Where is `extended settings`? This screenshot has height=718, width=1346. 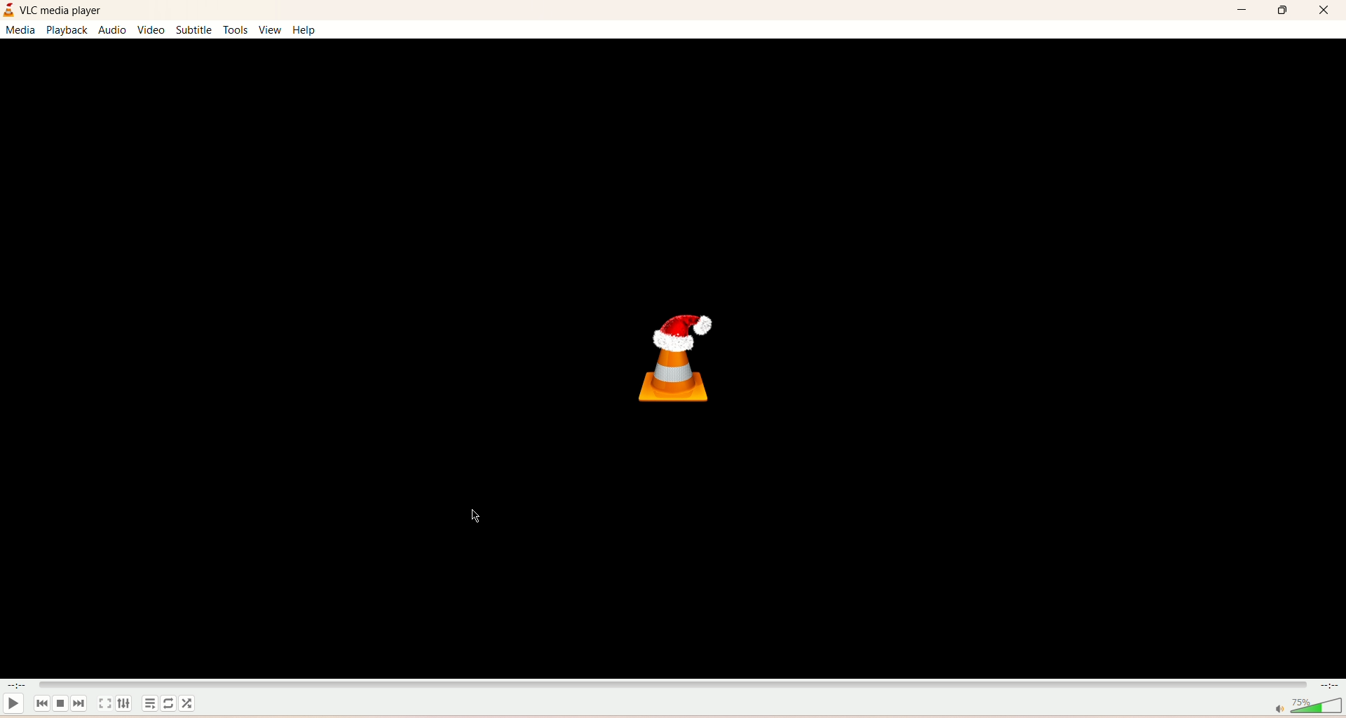
extended settings is located at coordinates (125, 703).